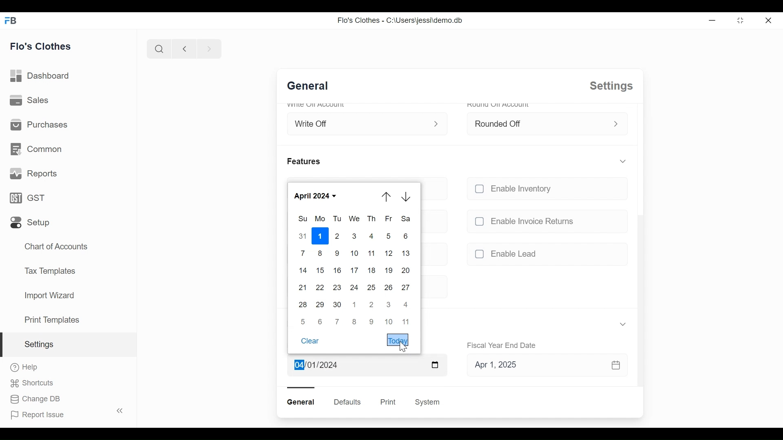 The width and height of the screenshot is (783, 440). I want to click on 21, so click(303, 288).